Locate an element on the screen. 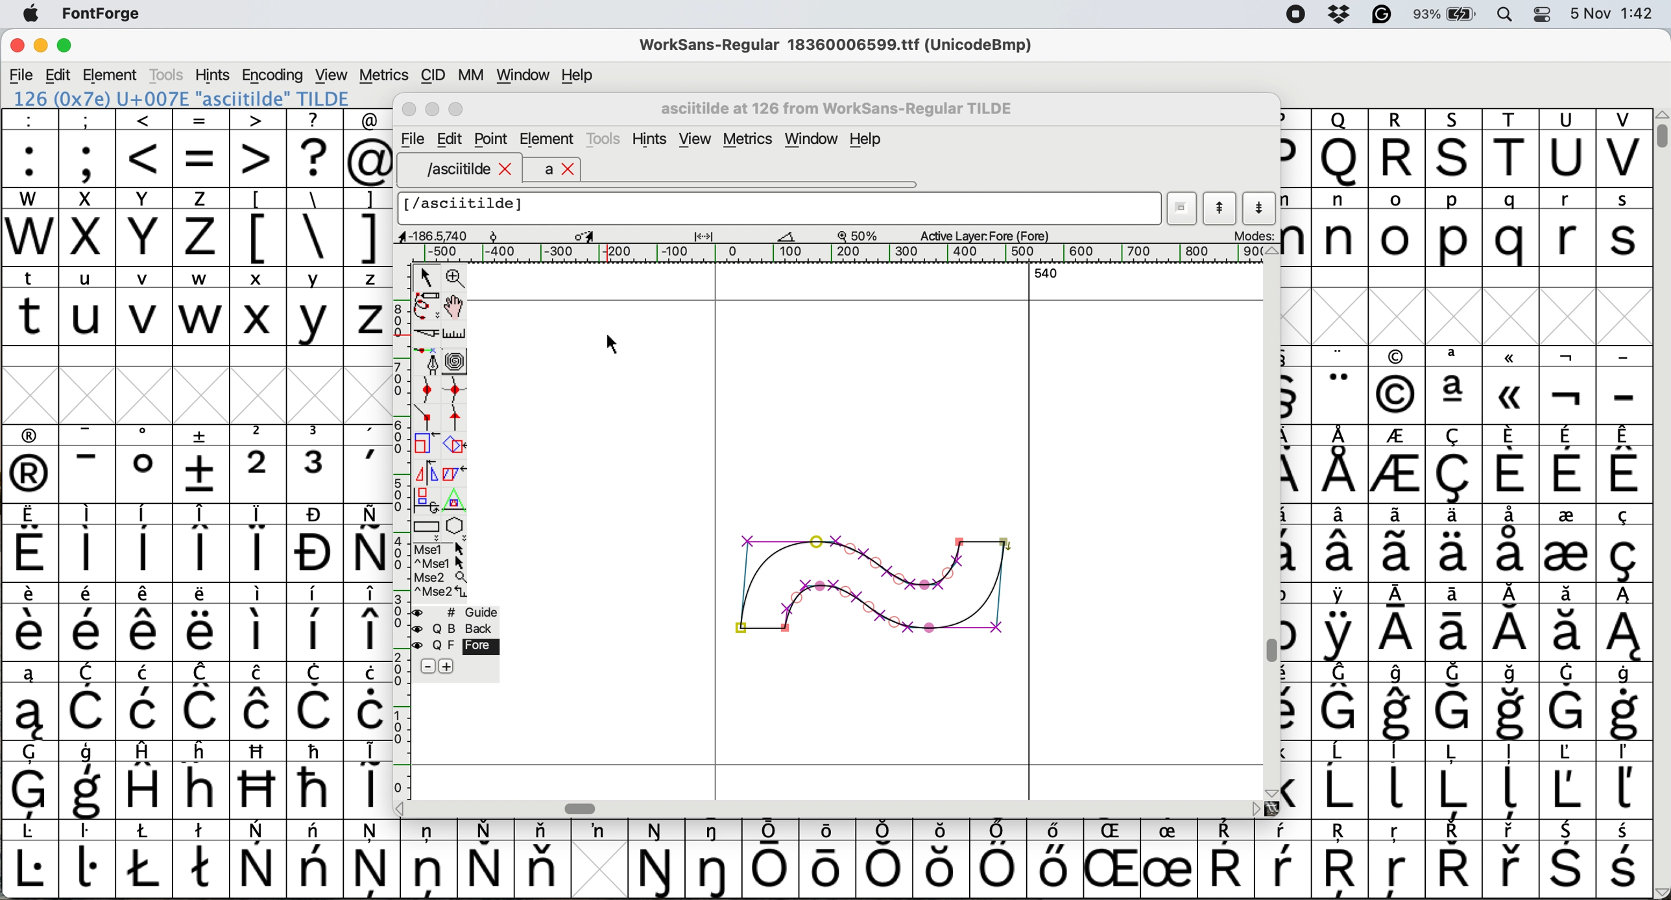 This screenshot has width=1671, height=900. 126 (0x7e) U+007E "asciitilde" TILDE is located at coordinates (183, 98).